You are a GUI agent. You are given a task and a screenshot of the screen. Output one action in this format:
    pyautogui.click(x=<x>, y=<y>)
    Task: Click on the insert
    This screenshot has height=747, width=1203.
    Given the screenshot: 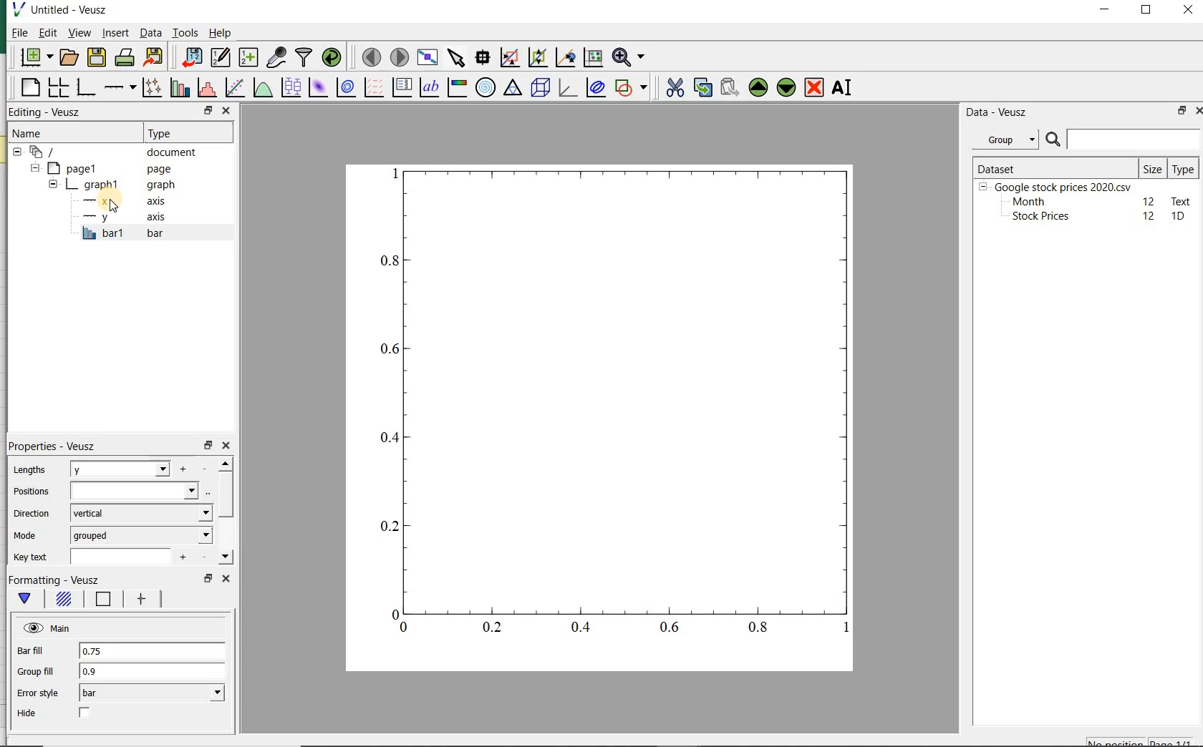 What is the action you would take?
    pyautogui.click(x=115, y=34)
    